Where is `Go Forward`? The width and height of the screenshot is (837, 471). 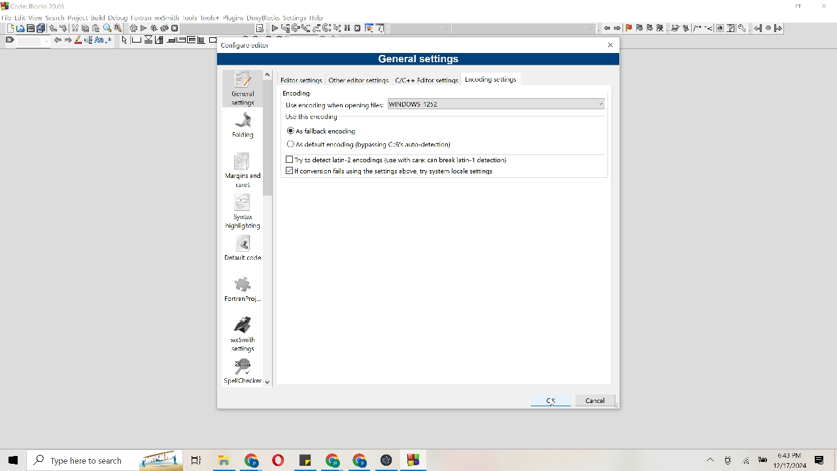 Go Forward is located at coordinates (778, 28).